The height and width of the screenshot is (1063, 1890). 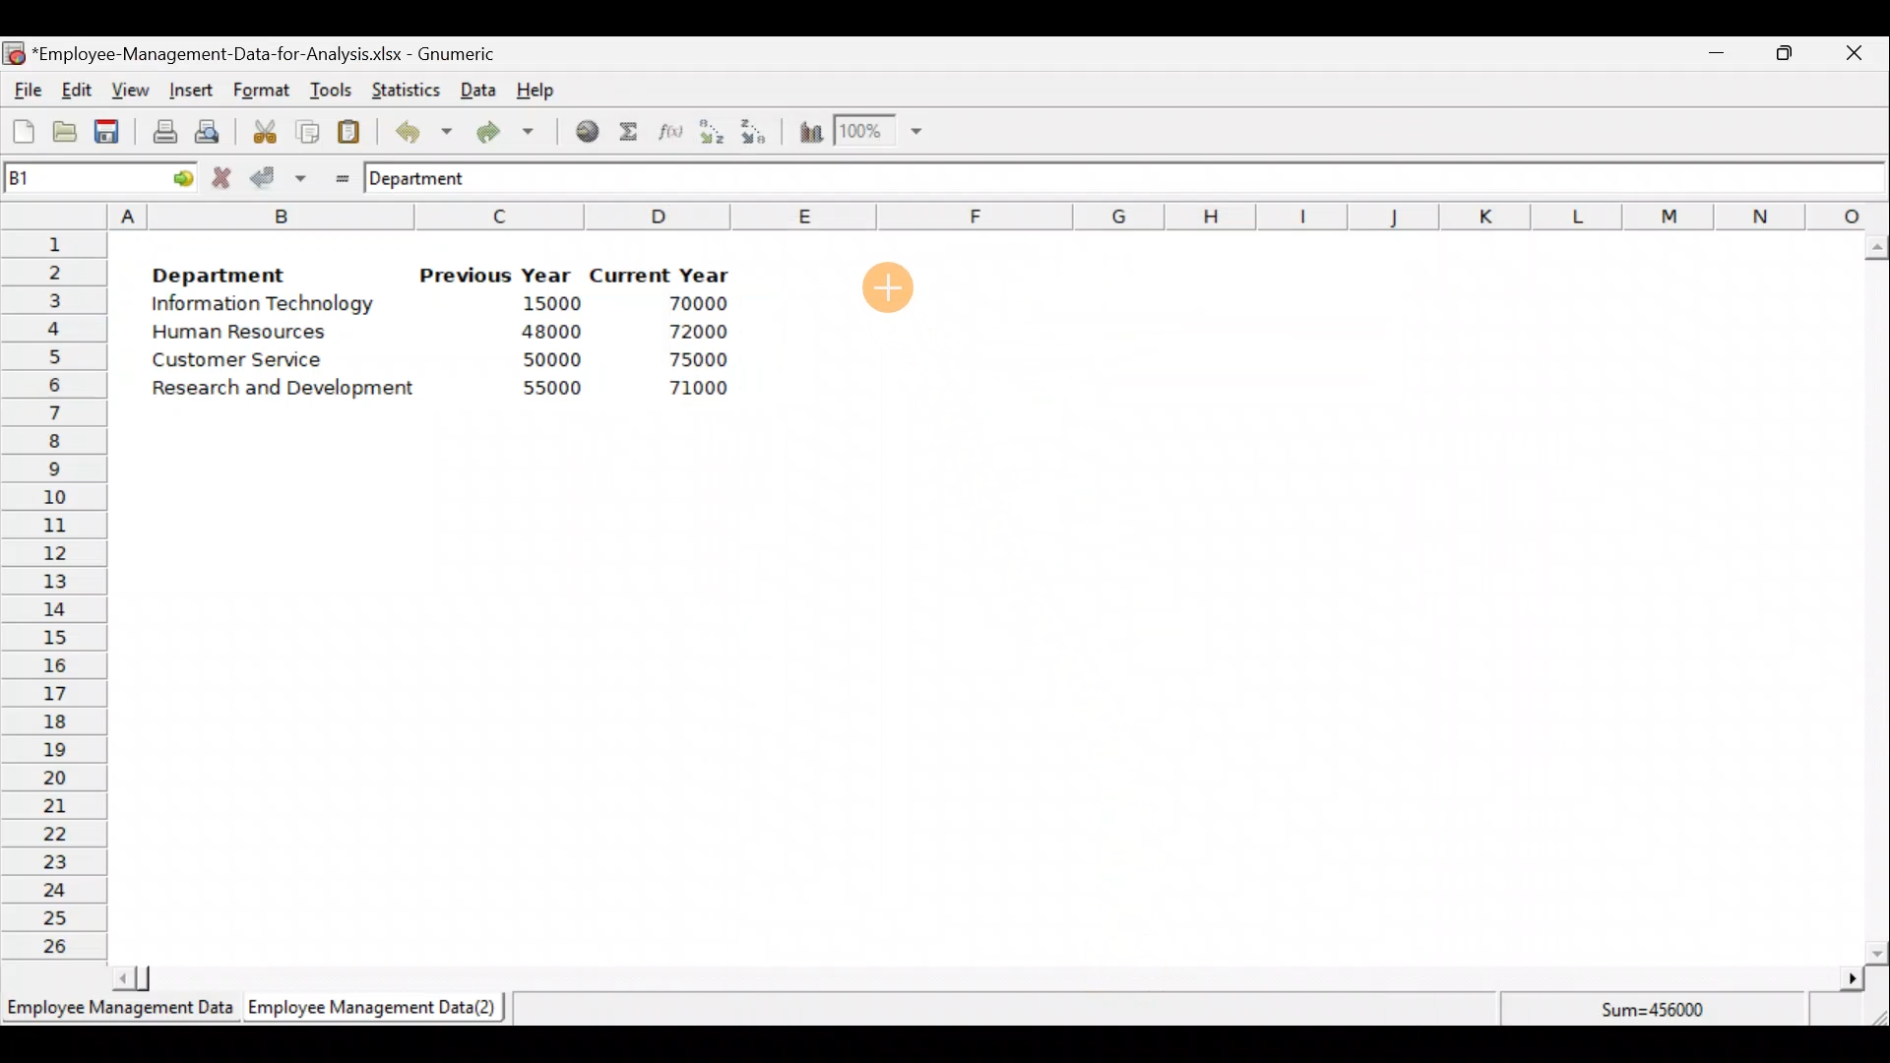 What do you see at coordinates (24, 131) in the screenshot?
I see `Create a new workbook` at bounding box center [24, 131].